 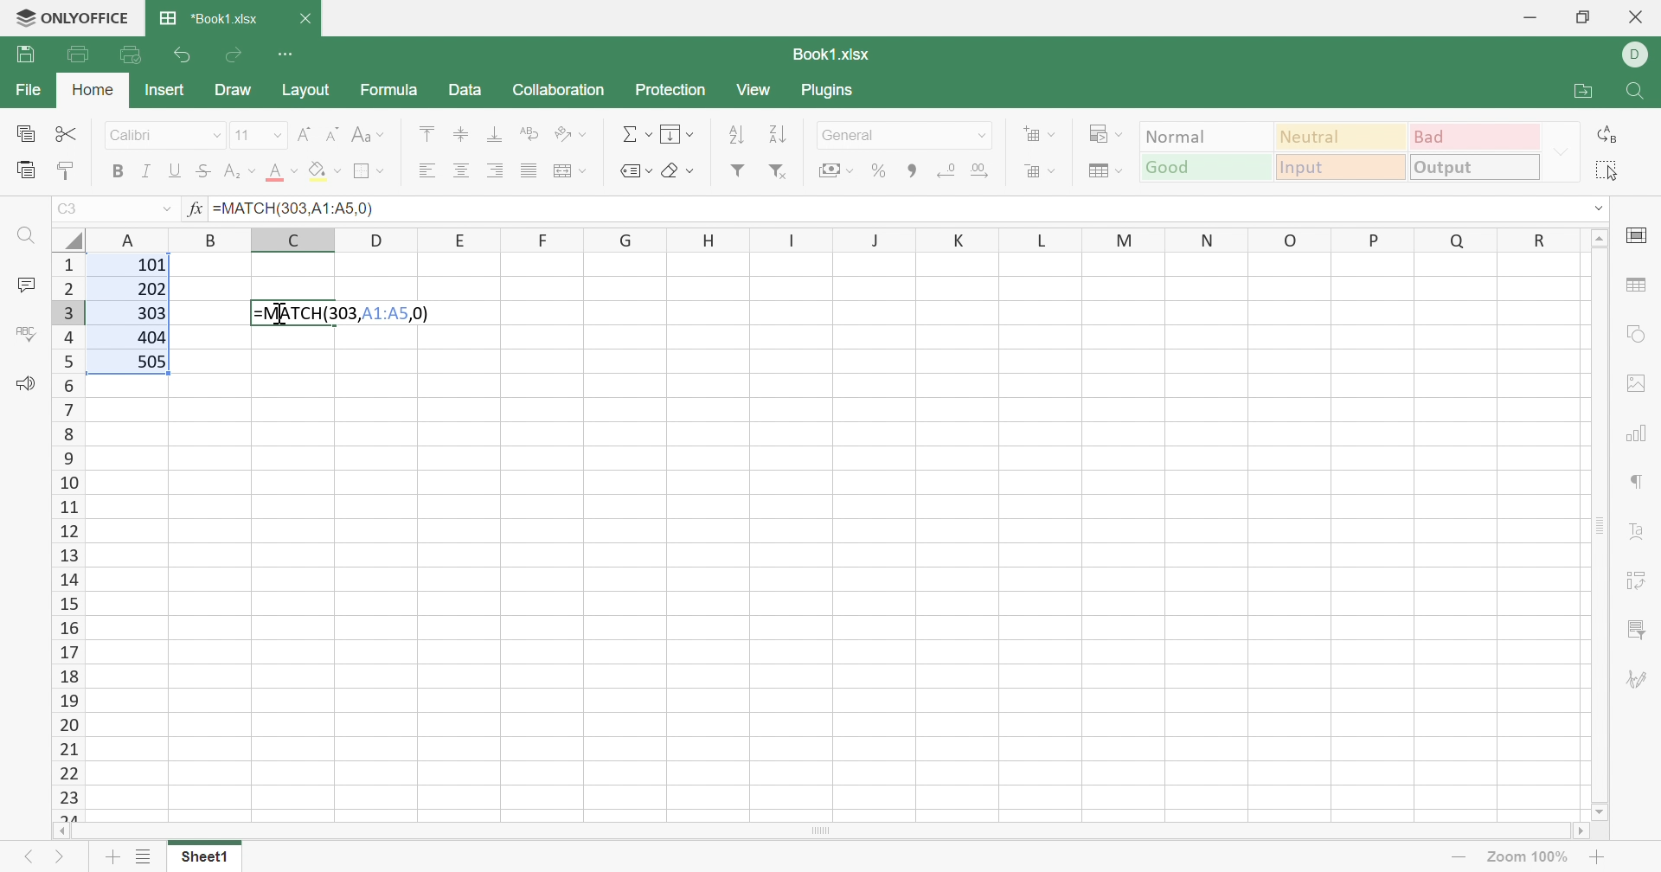 What do you see at coordinates (294, 54) in the screenshot?
I see `Customize quick access toolbar` at bounding box center [294, 54].